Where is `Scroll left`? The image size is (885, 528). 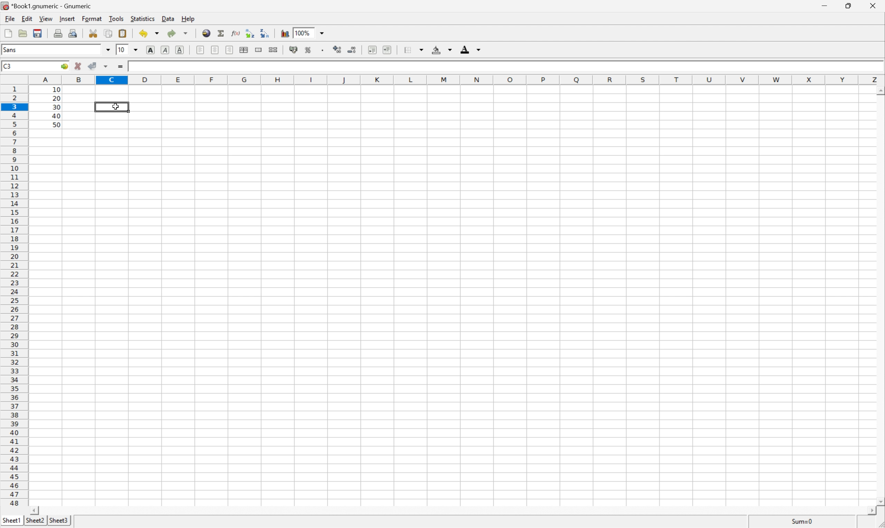 Scroll left is located at coordinates (37, 510).